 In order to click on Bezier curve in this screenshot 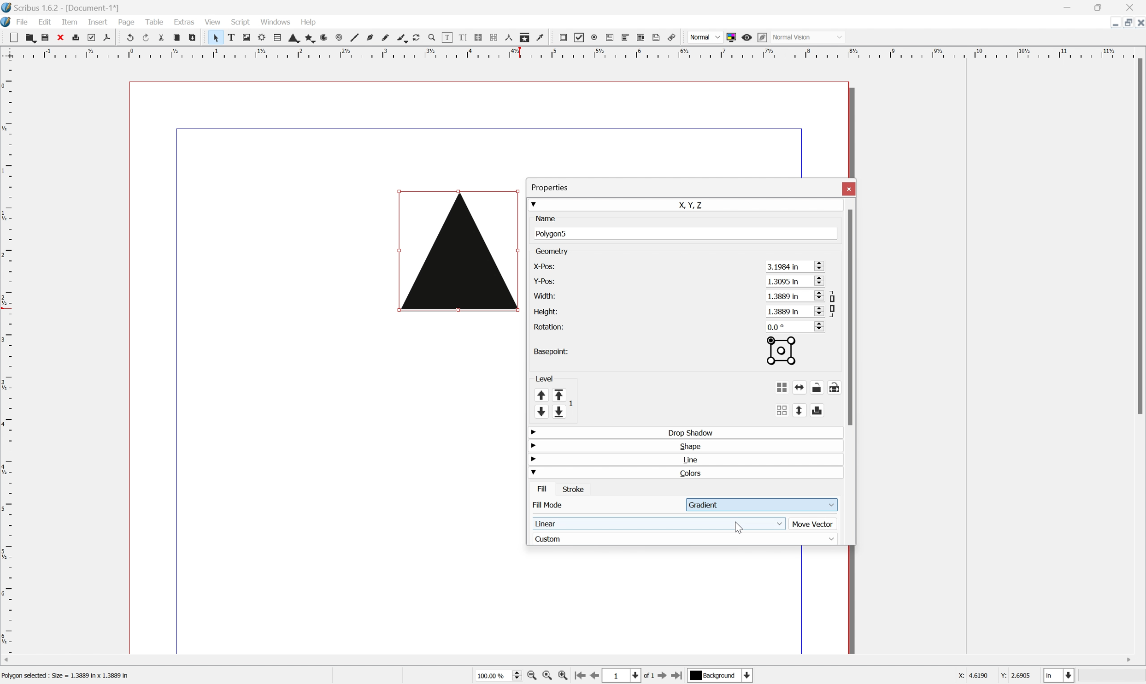, I will do `click(369, 37)`.